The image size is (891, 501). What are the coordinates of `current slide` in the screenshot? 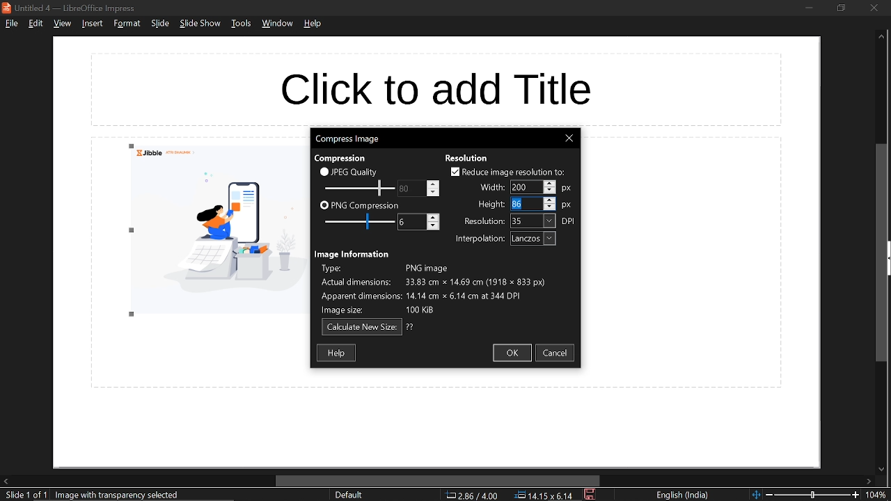 It's located at (24, 495).